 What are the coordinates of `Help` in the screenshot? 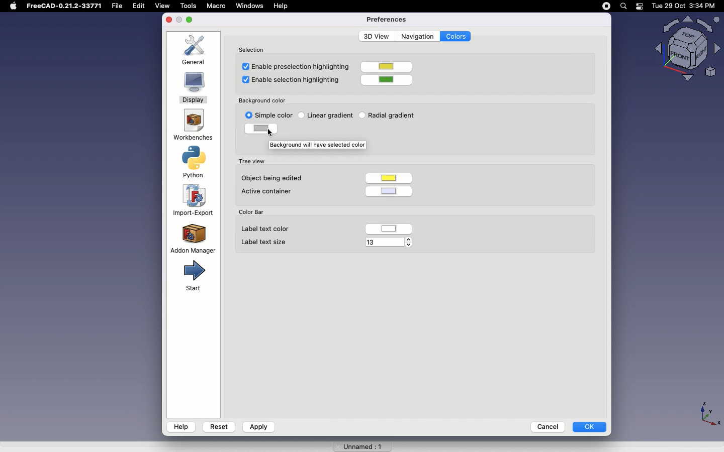 It's located at (181, 426).